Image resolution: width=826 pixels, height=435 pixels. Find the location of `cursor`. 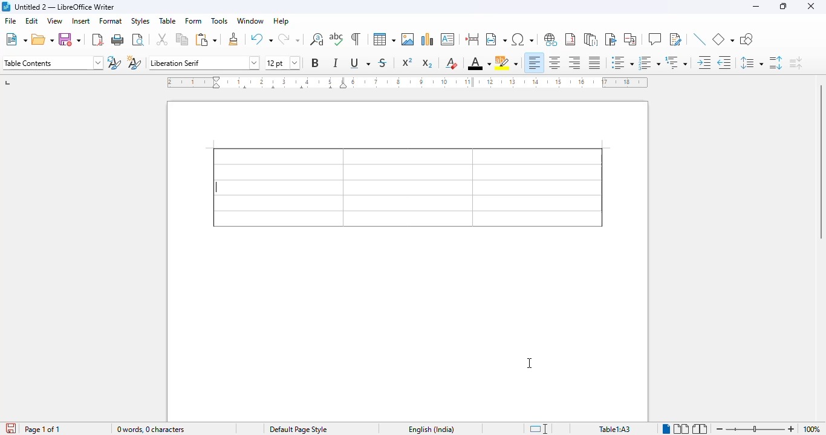

cursor is located at coordinates (529, 363).